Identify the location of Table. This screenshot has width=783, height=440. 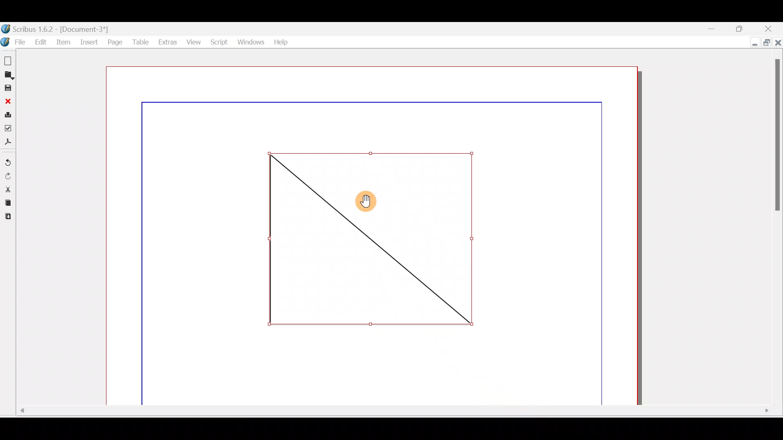
(139, 41).